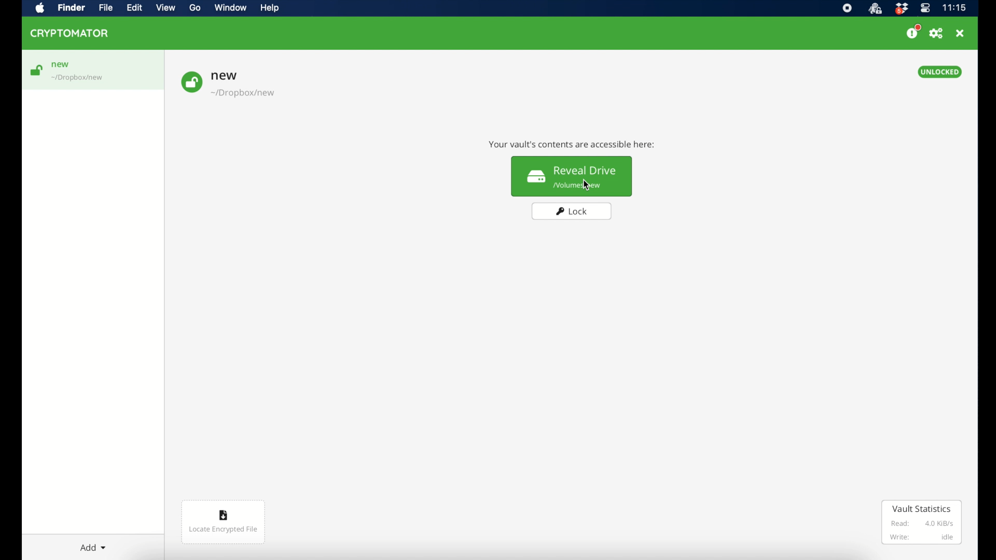 The image size is (996, 560). I want to click on lock, so click(572, 212).